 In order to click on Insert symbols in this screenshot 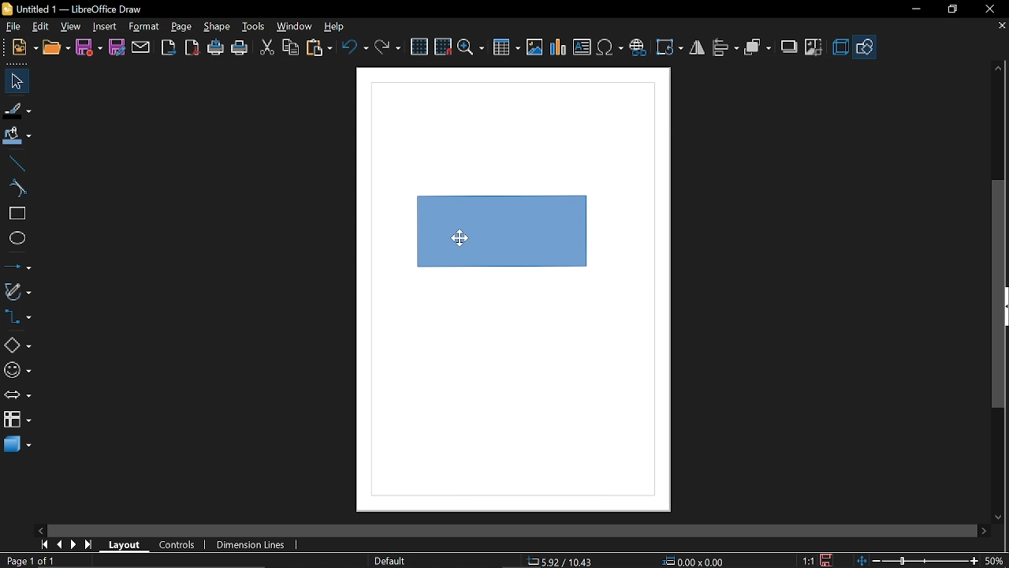, I will do `click(611, 48)`.